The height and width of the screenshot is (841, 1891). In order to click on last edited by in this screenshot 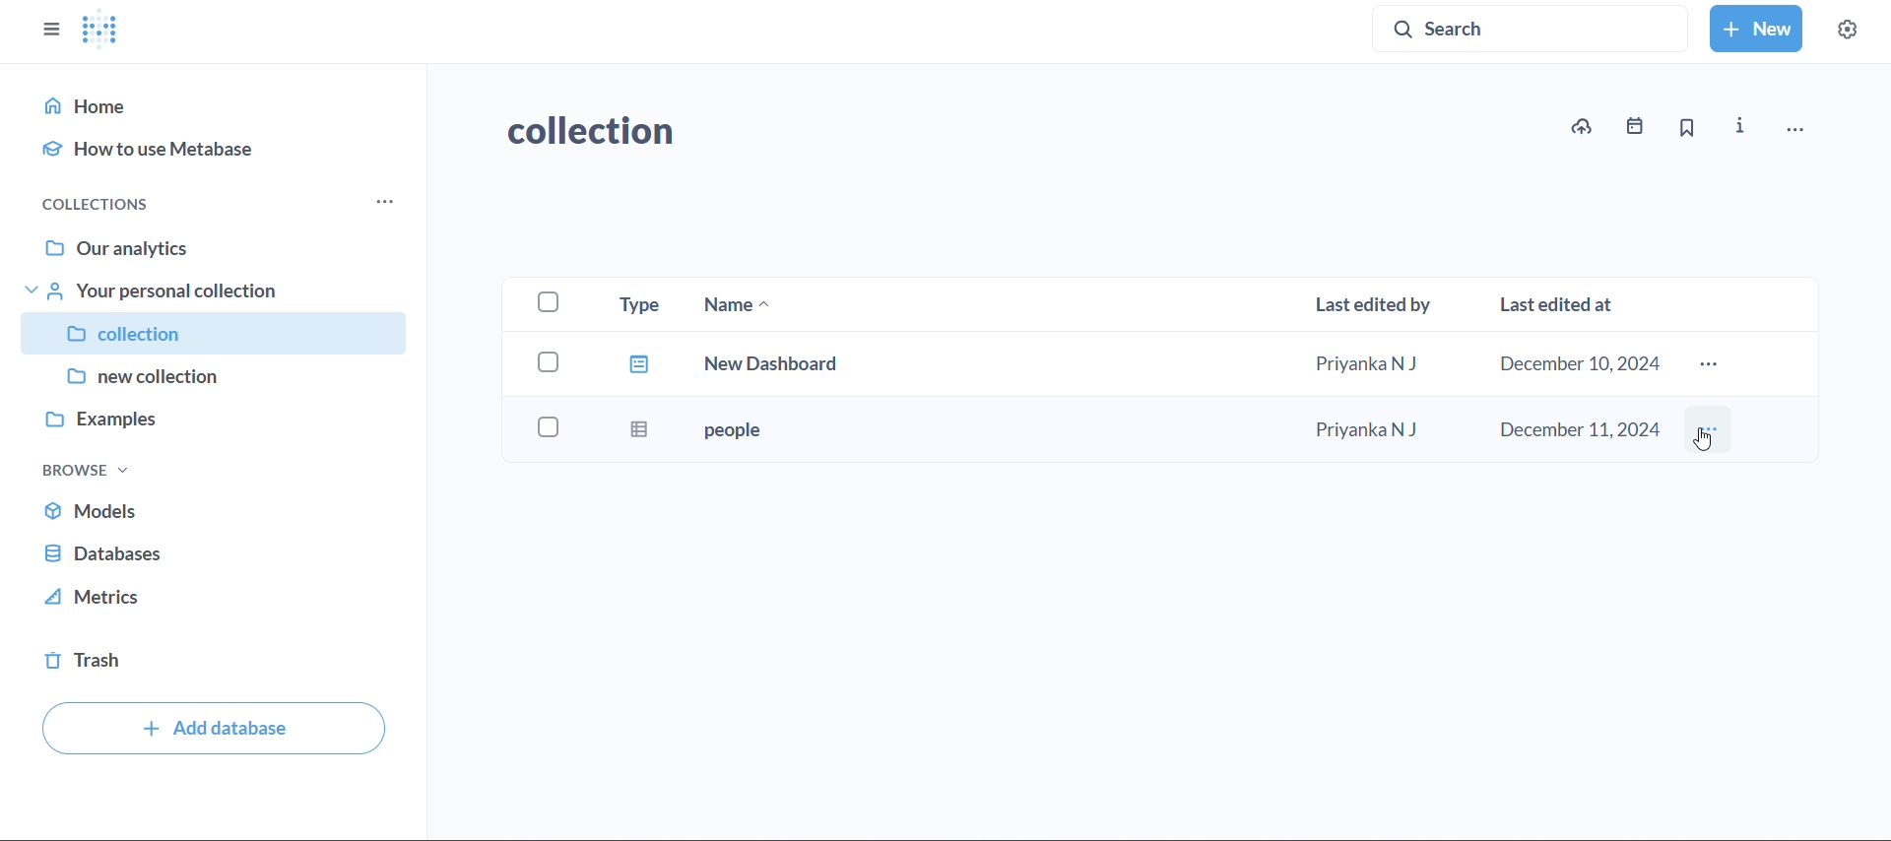, I will do `click(1372, 306)`.